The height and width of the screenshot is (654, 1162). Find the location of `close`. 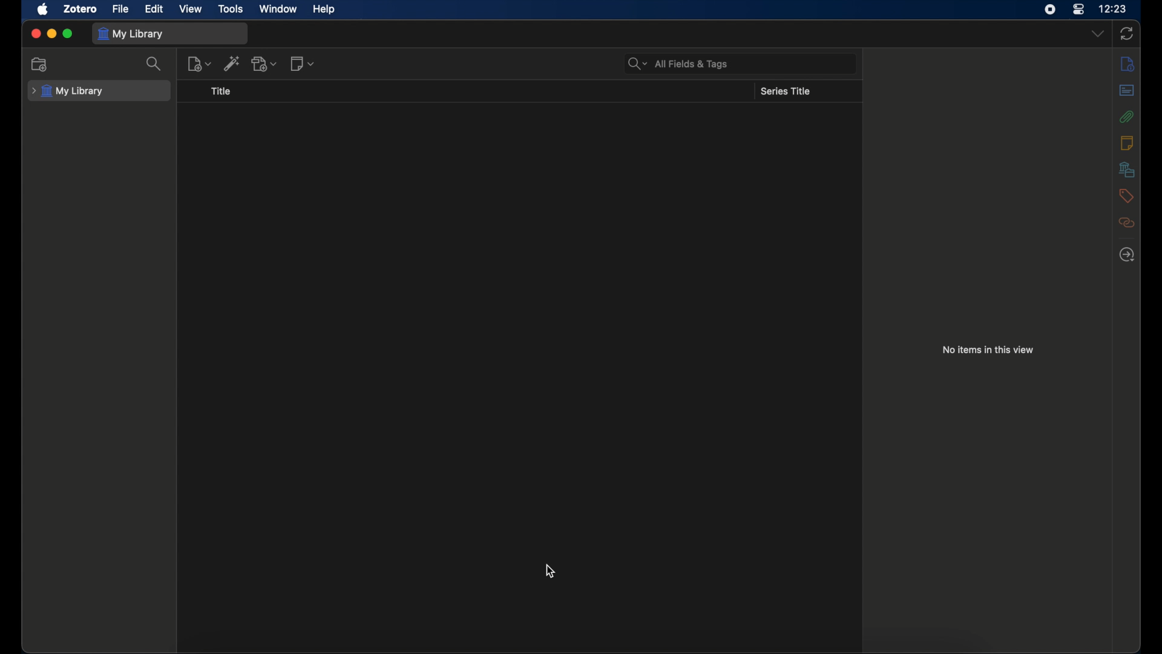

close is located at coordinates (36, 33).